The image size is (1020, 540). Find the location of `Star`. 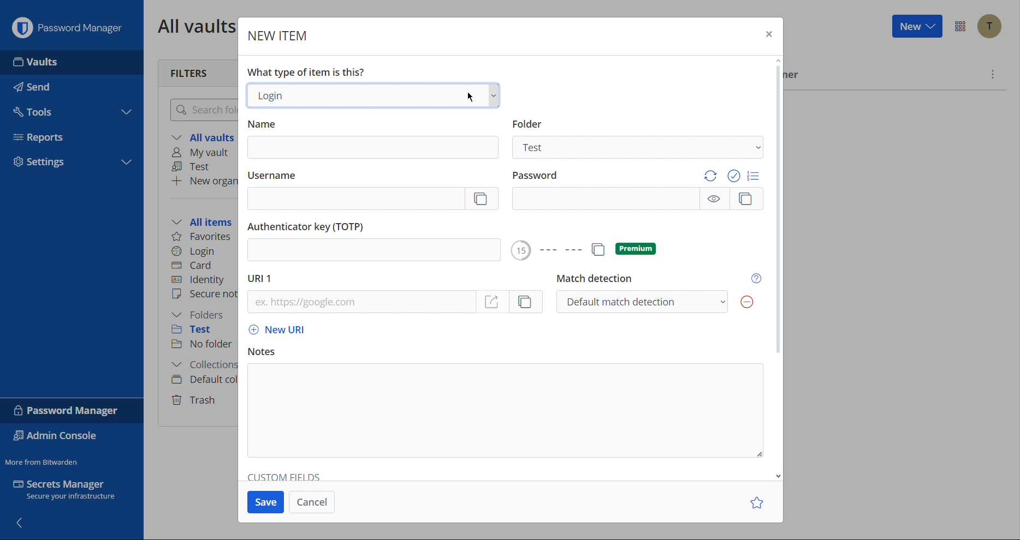

Star is located at coordinates (758, 501).